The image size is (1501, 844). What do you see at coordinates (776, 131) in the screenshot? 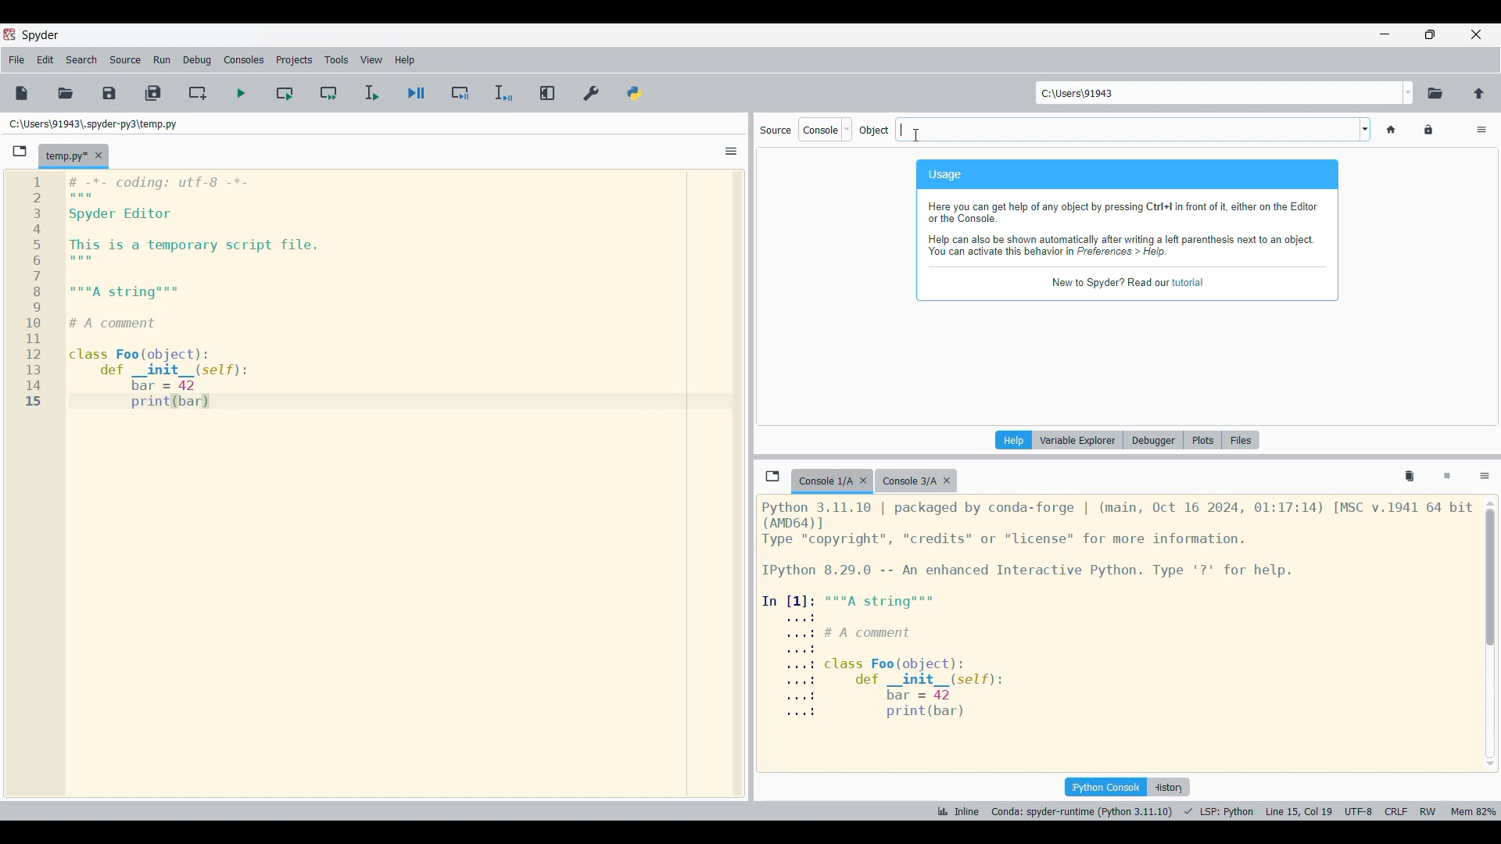
I see `Indicates source options` at bounding box center [776, 131].